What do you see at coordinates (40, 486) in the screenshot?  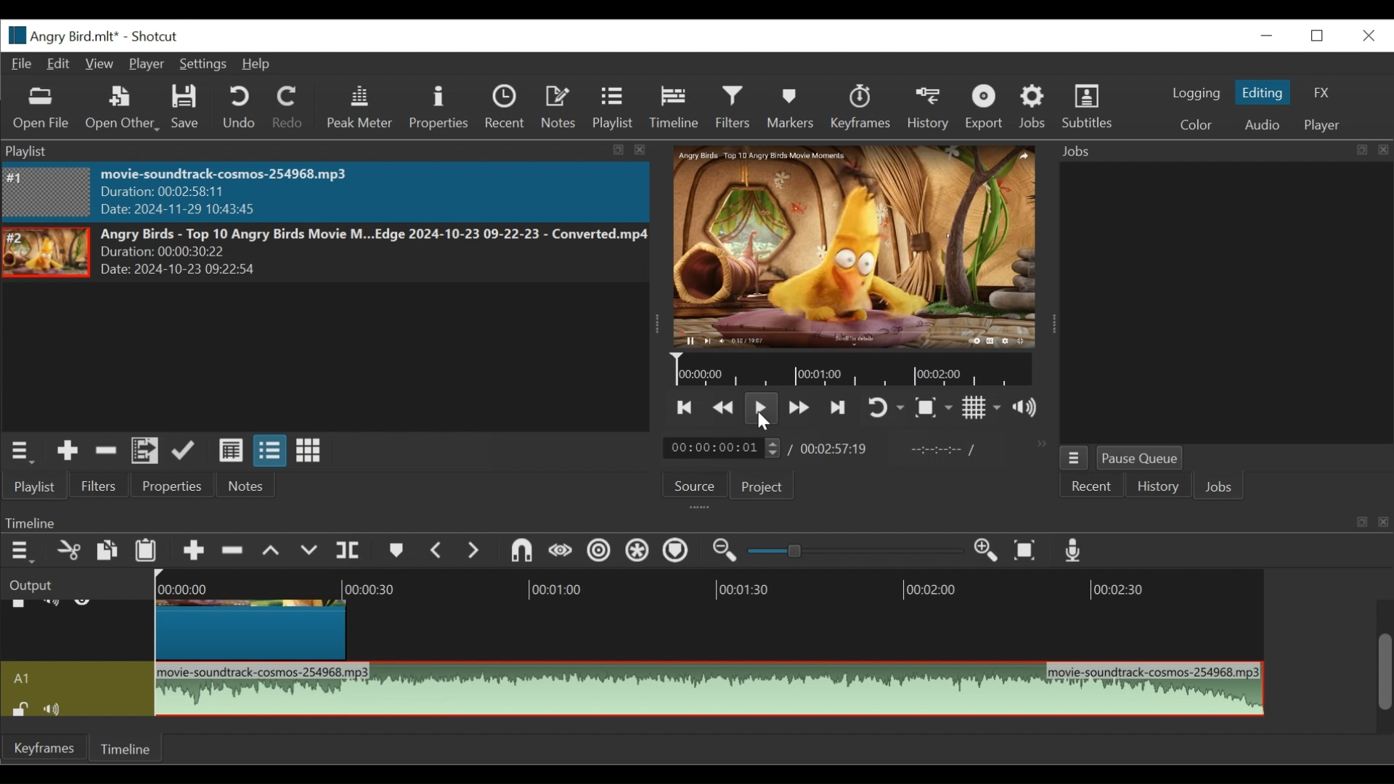 I see `Playlist` at bounding box center [40, 486].